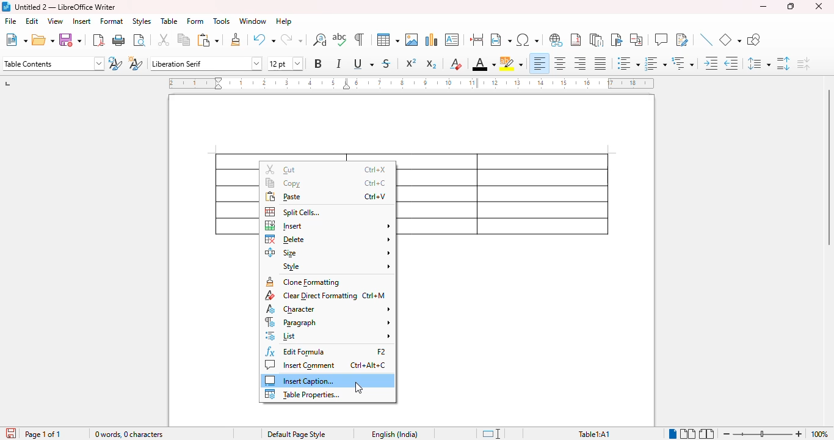  Describe the element at coordinates (328, 309) in the screenshot. I see `character` at that location.